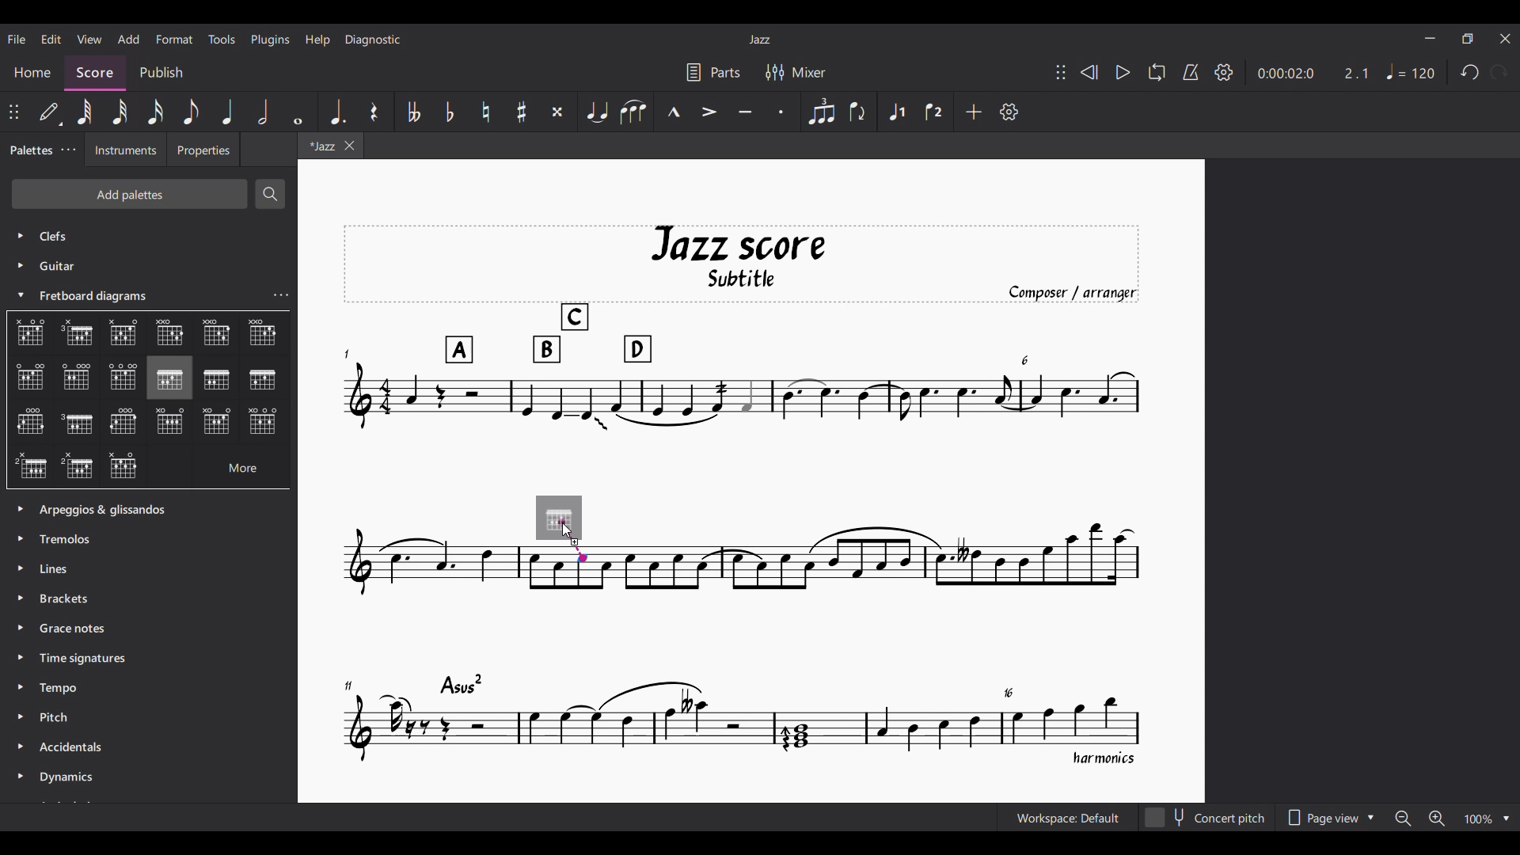 The height and width of the screenshot is (855, 1520). What do you see at coordinates (229, 466) in the screenshot?
I see `More` at bounding box center [229, 466].